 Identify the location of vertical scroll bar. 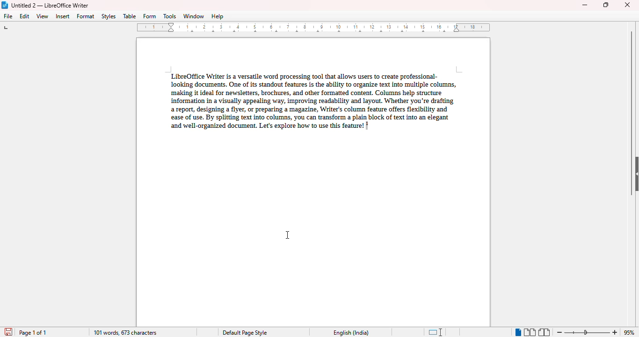
(632, 113).